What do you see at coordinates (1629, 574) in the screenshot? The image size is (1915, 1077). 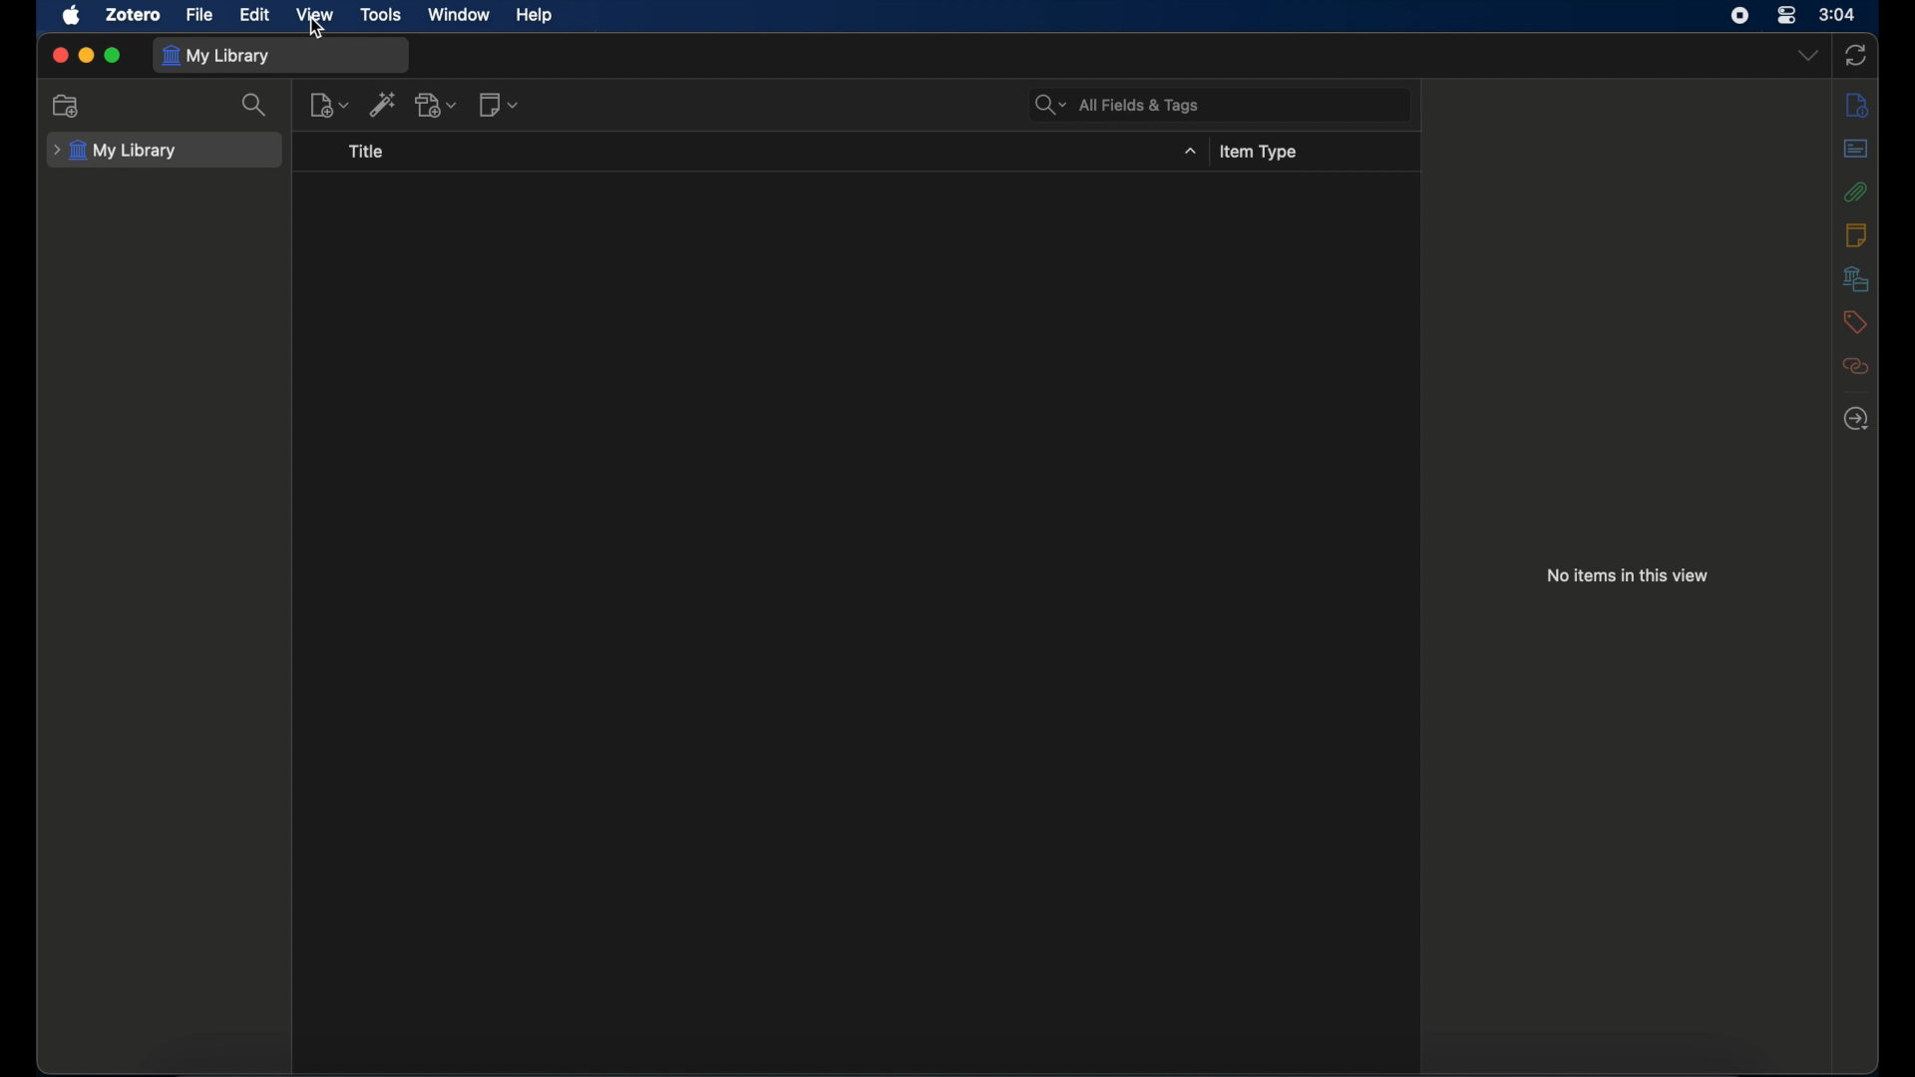 I see `no items in this view` at bounding box center [1629, 574].